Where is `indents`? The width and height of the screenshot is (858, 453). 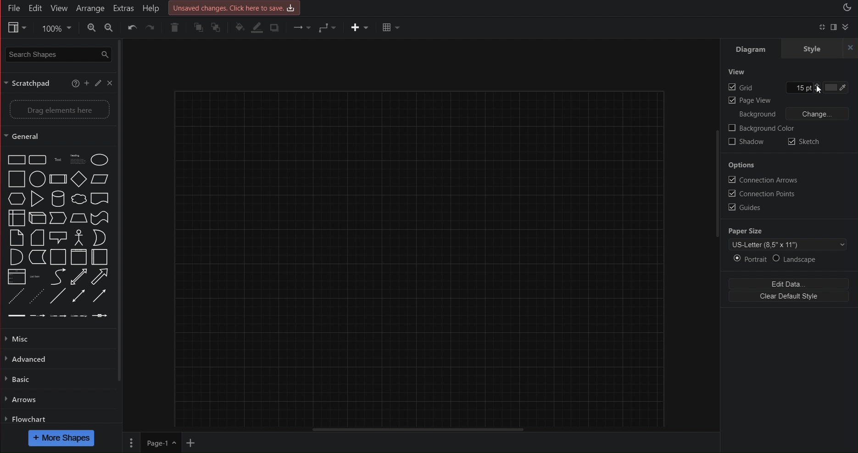 indents is located at coordinates (53, 315).